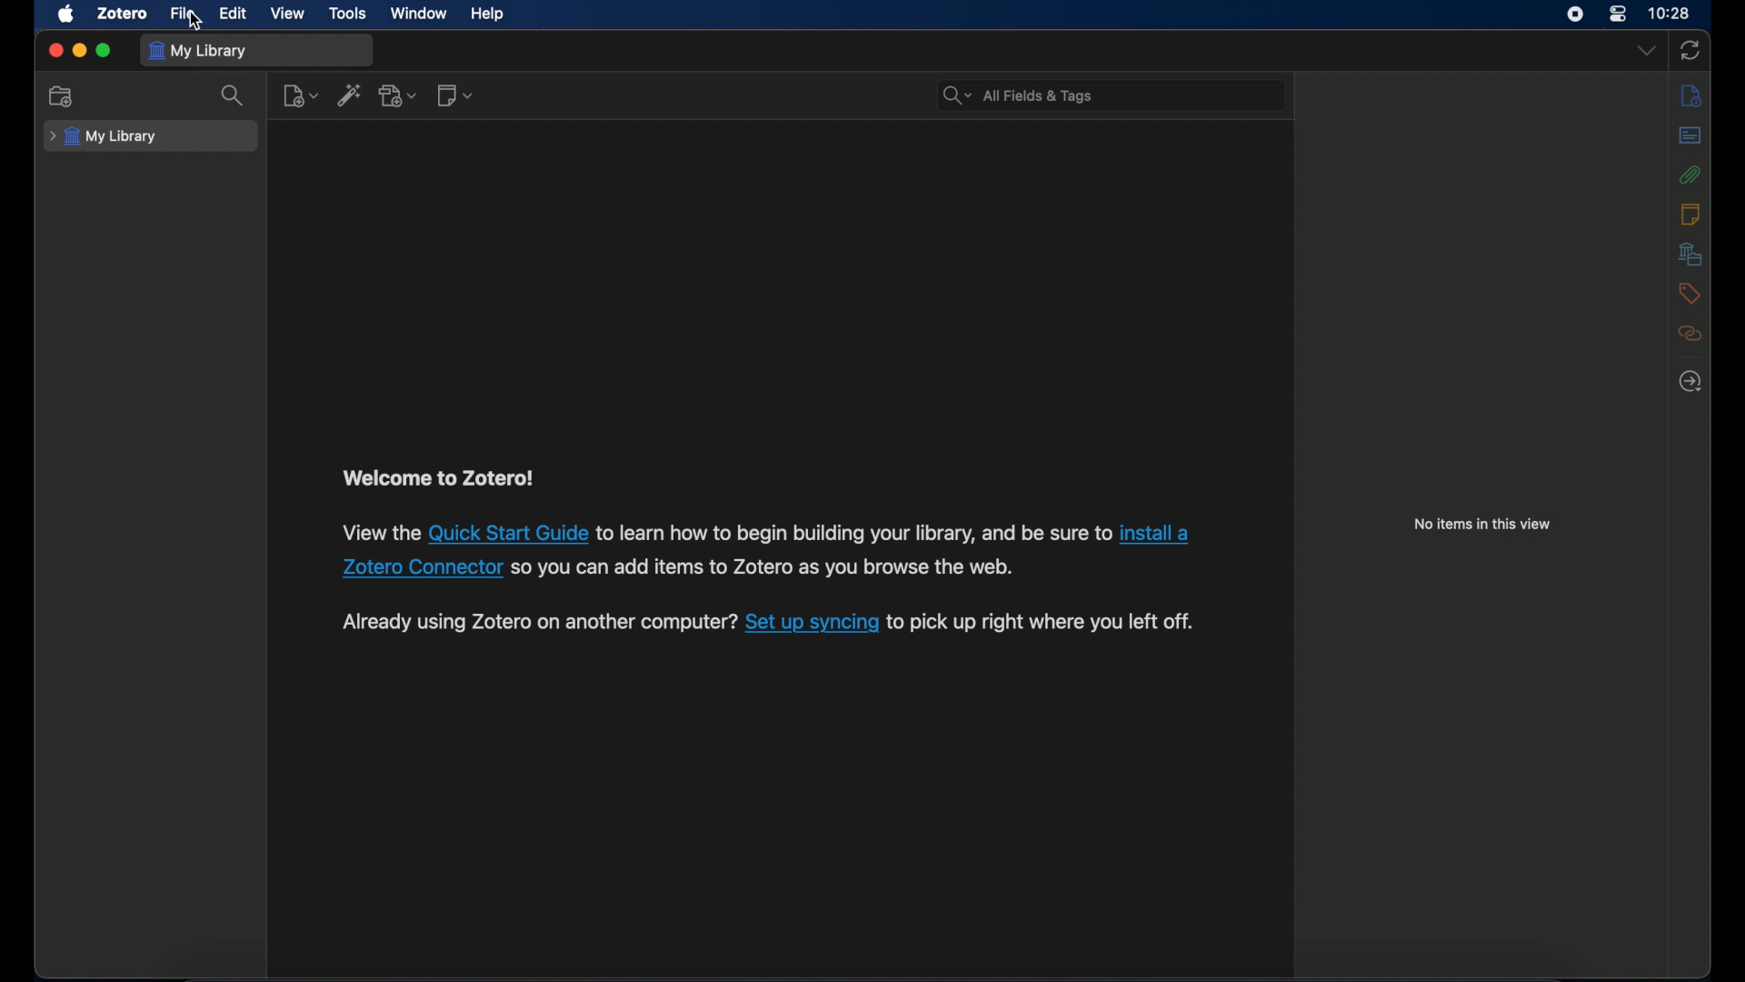 Image resolution: width=1745 pixels, height=982 pixels. I want to click on link, so click(764, 568).